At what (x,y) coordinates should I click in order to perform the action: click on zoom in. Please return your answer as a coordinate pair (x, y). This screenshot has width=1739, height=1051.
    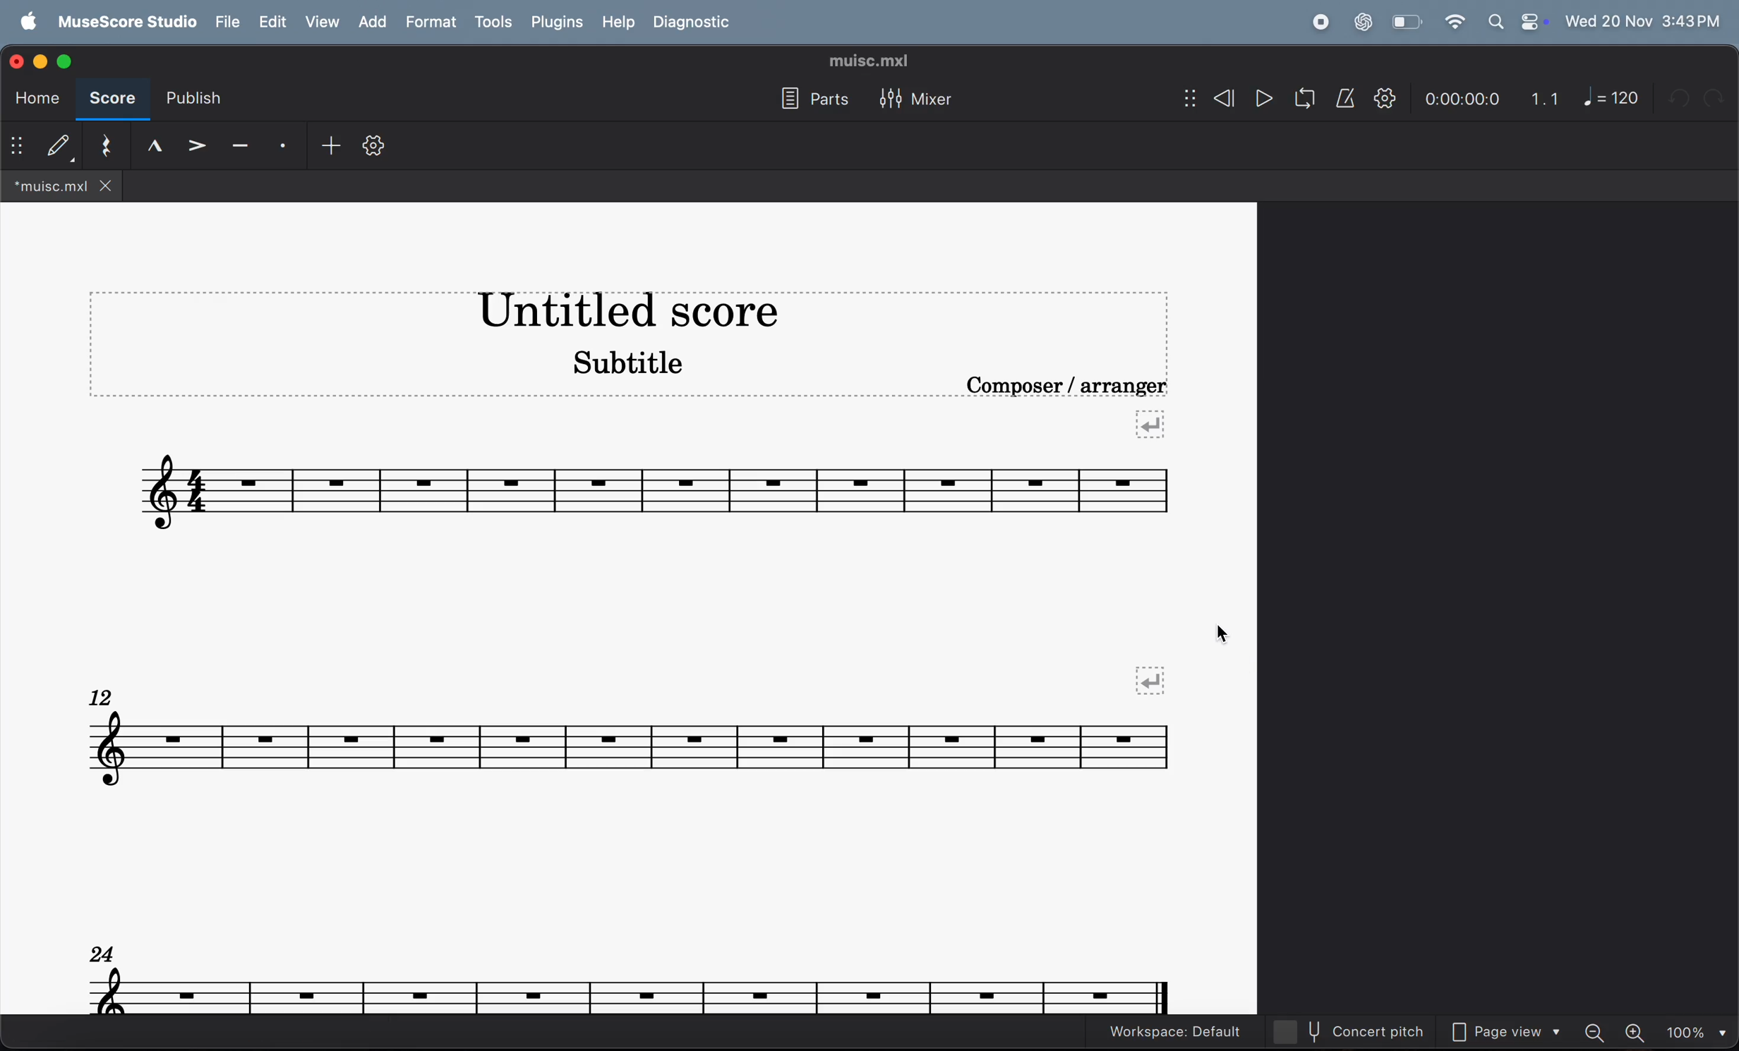
    Looking at the image, I should click on (1633, 1030).